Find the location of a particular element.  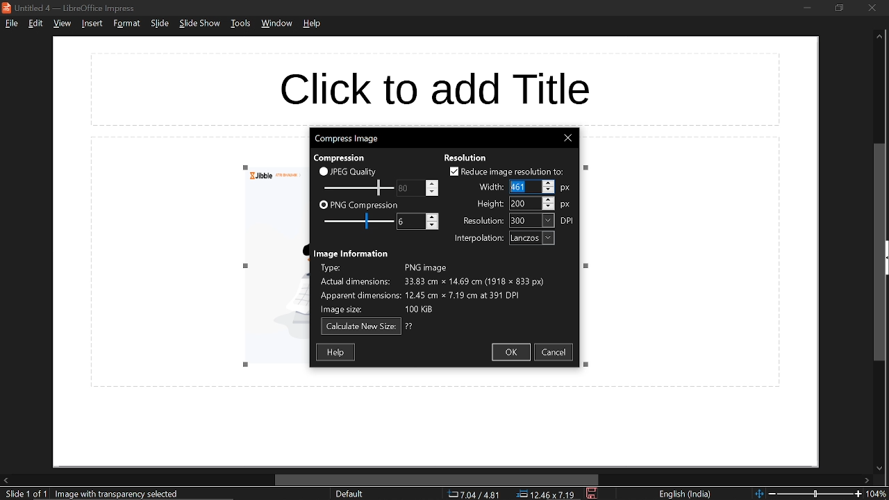

Image information is located at coordinates (445, 287).